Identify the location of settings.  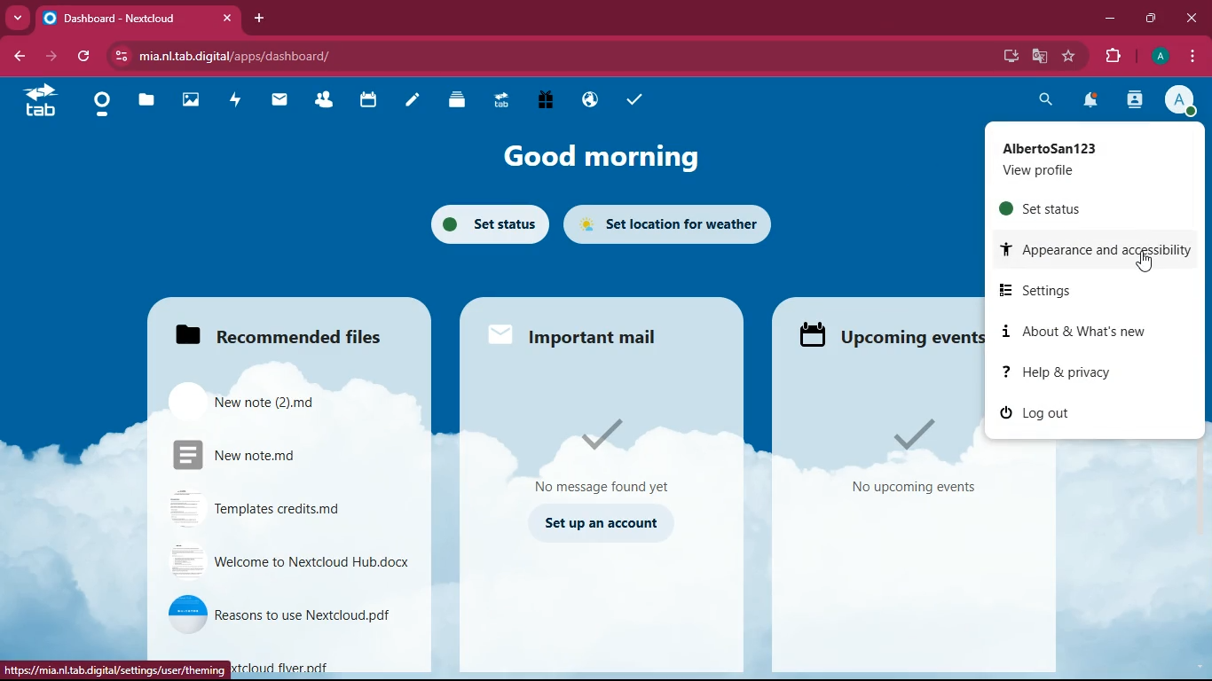
(1085, 292).